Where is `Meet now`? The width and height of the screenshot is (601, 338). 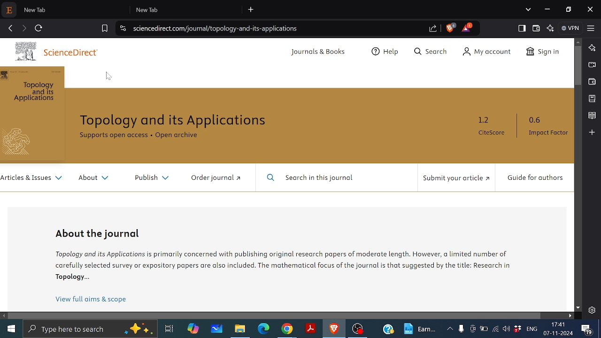 Meet now is located at coordinates (472, 329).